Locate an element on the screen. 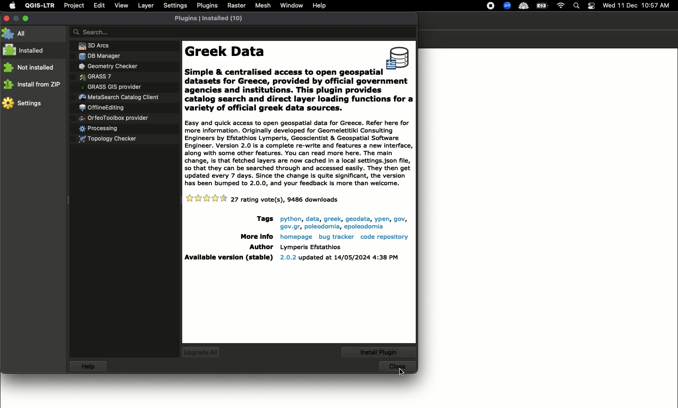  Help is located at coordinates (89, 367).